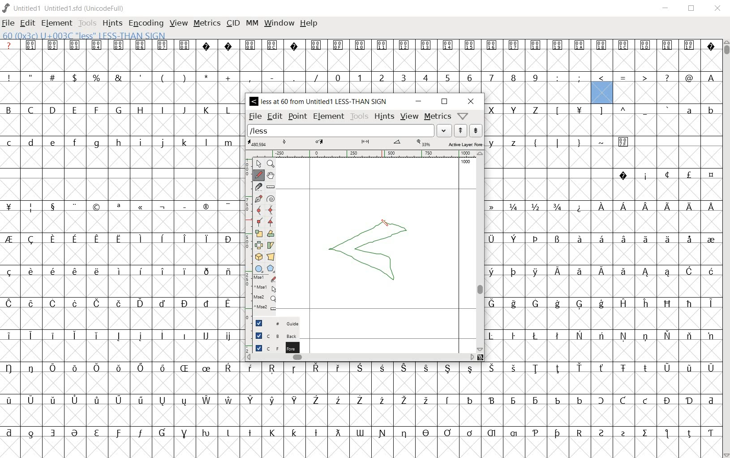 The height and width of the screenshot is (458, 730). What do you see at coordinates (507, 141) in the screenshot?
I see `small letters y z` at bounding box center [507, 141].